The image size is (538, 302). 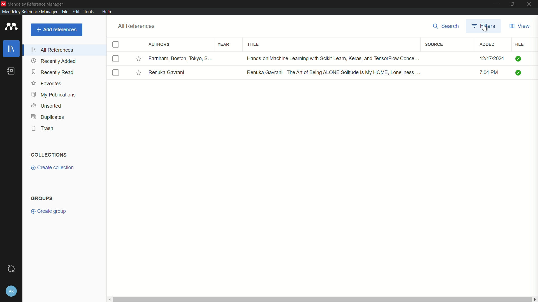 What do you see at coordinates (224, 45) in the screenshot?
I see `year` at bounding box center [224, 45].